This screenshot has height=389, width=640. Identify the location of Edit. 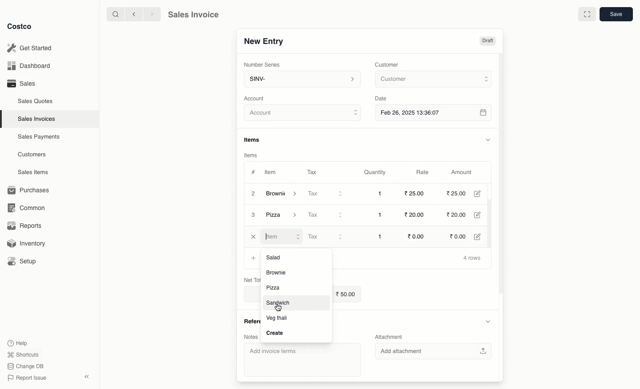
(481, 236).